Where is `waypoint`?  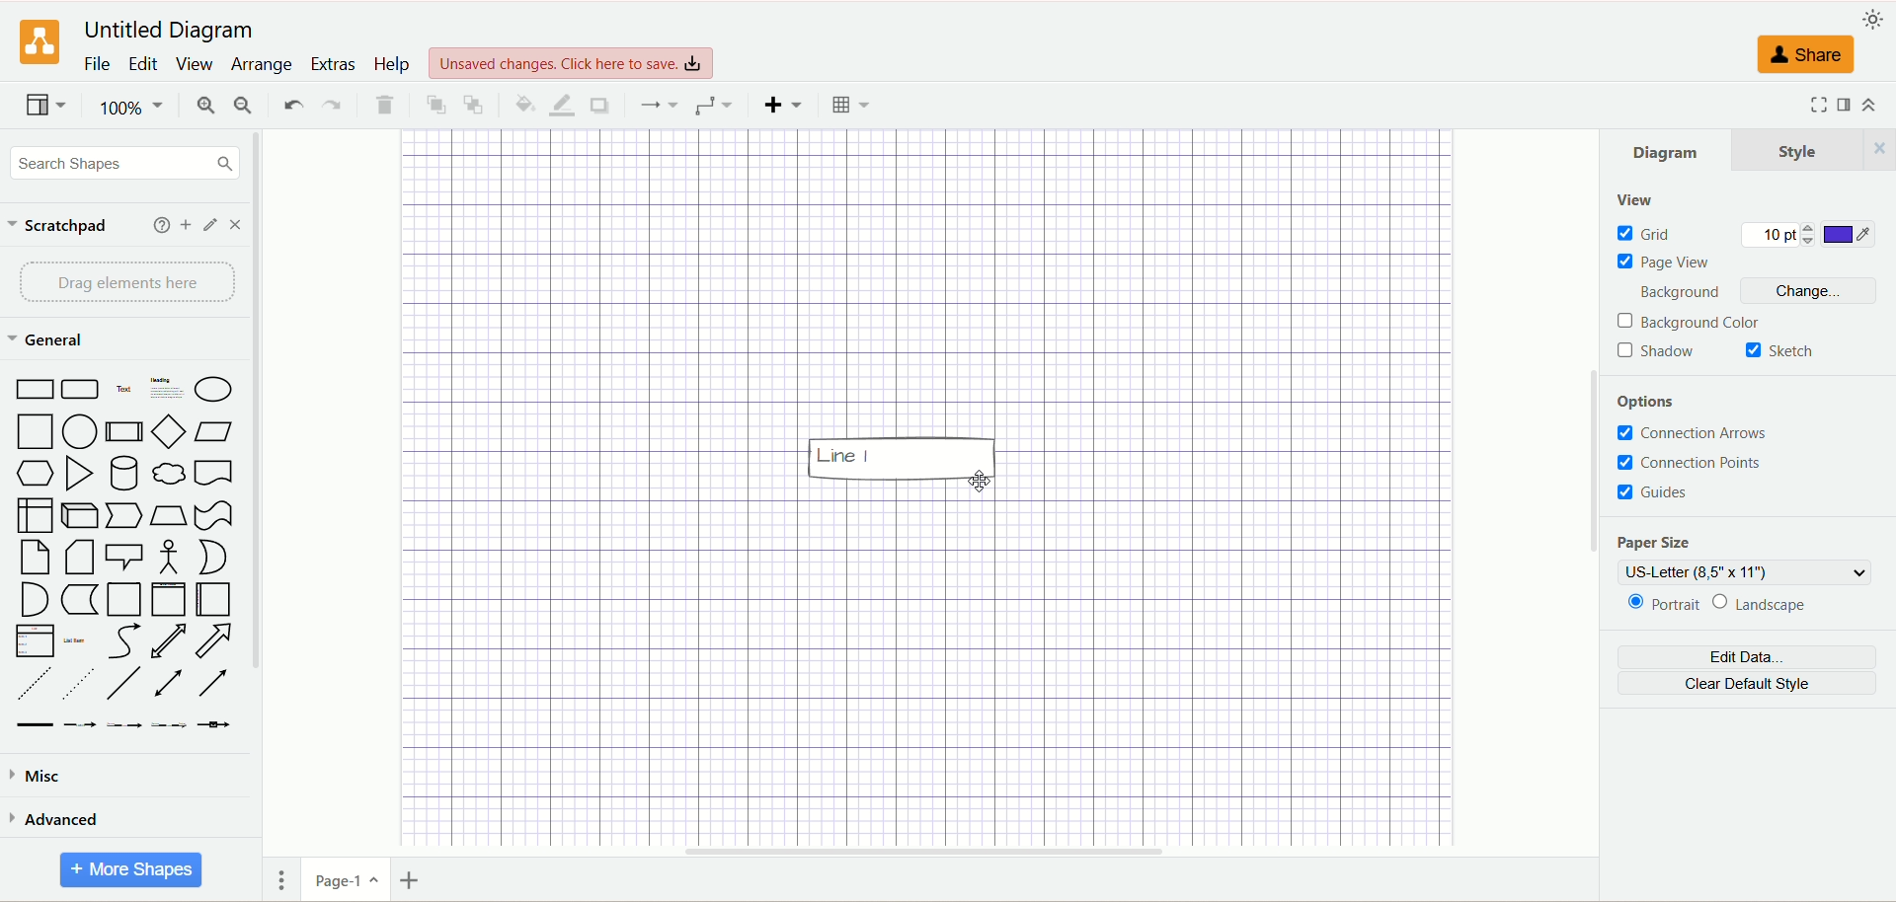 waypoint is located at coordinates (712, 105).